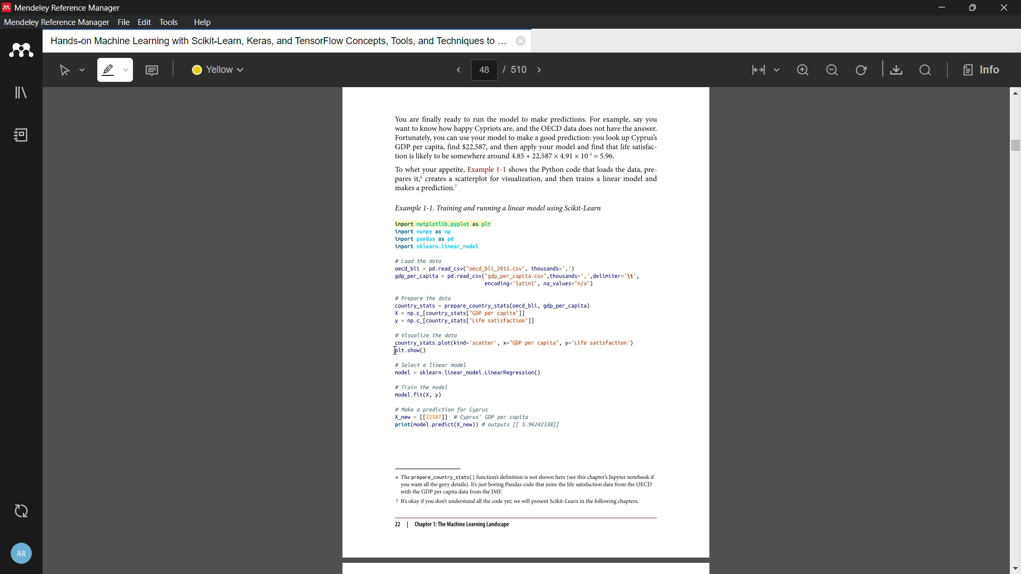 The width and height of the screenshot is (1021, 574). I want to click on # Load the data

oecd_bUL = pd. read_csv("oecd_bLL 2015.csv”, thousands=",")

9dp_per_captta = pd.read_csv("gdp_per capita. csv’, thousands=",* delintter="\t',
encoding="latini’, na_values="n/a")

# prepare the data

country_stats = prepare_country_stats(aecd bli, gdp_per capita)

X = np.c_[country_stats[ "GOP per captta’]]

¥ = np.c_(country_stats[ "Life satisfaction]

# Visualize the dota

country_stats. plot(kind="scatter, x="G0P per capita”, y='Life satisfaction’)

pt. show()

# select a linear nodel

nodel = sklearn. linear_nodel. LinearRegression()

# Train the model

nodelFLL(X, ¥)

# Nake a prediction for Cyprus

X_new = [[22567]] # Cyprus’ GOP per capita

print(nodel.predict(X new) # outputs [[ 5.96242338]], so click(518, 345).